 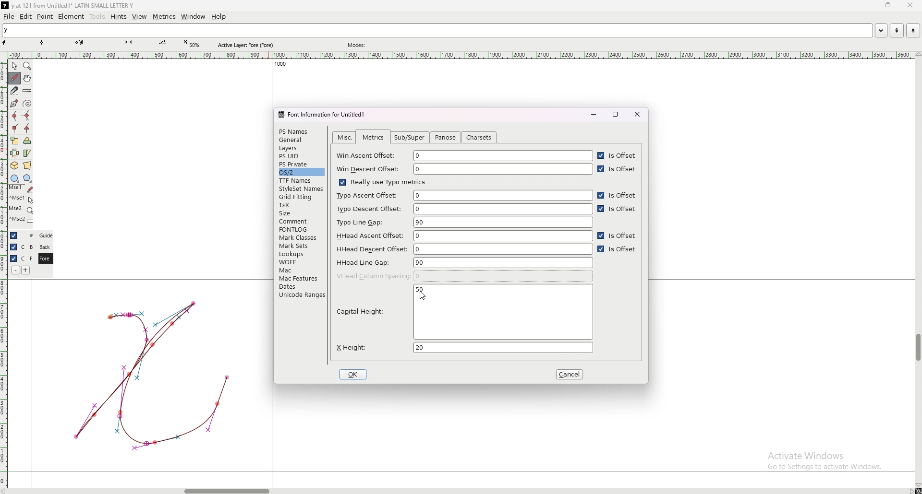 I want to click on pointer, so click(x=14, y=66).